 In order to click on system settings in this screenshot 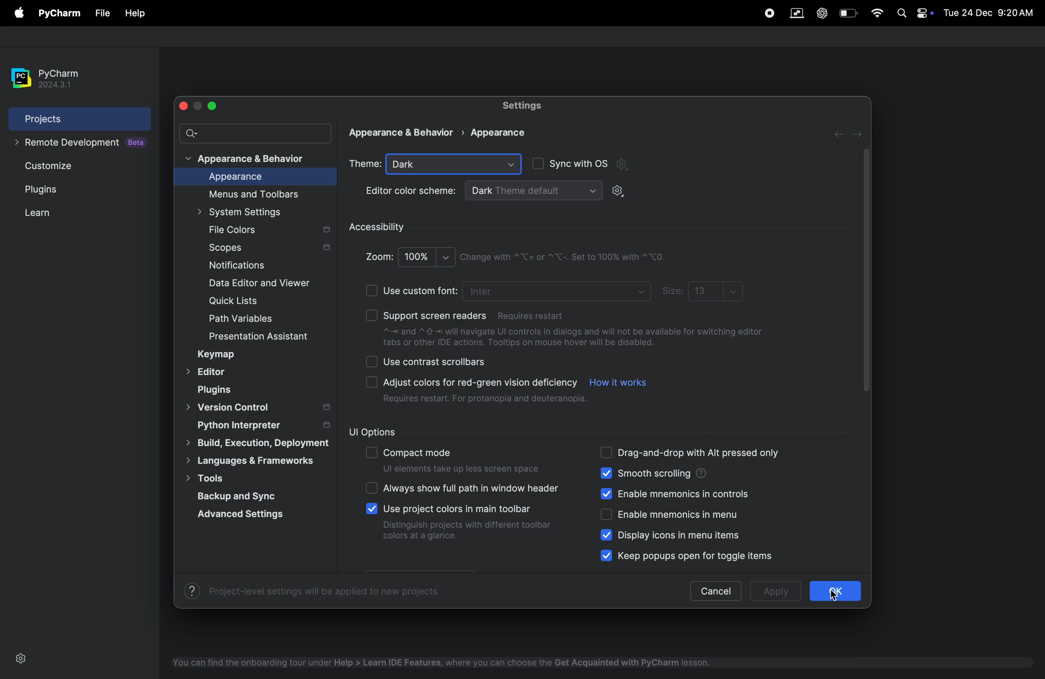, I will do `click(247, 212)`.